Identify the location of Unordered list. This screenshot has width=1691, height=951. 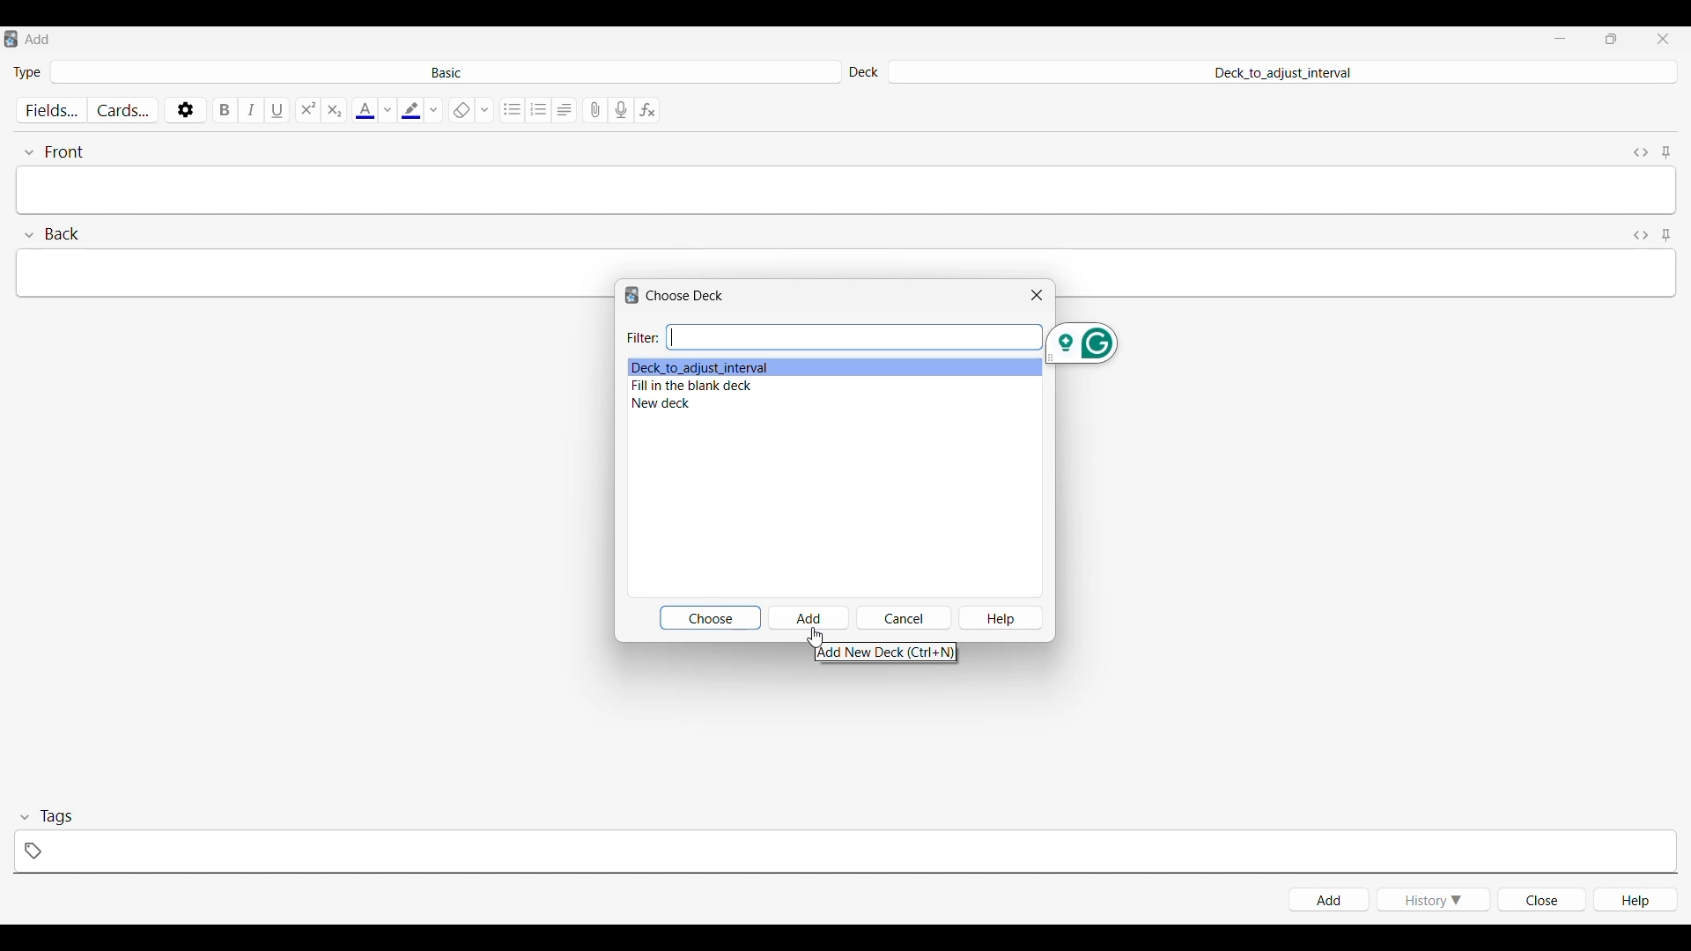
(513, 110).